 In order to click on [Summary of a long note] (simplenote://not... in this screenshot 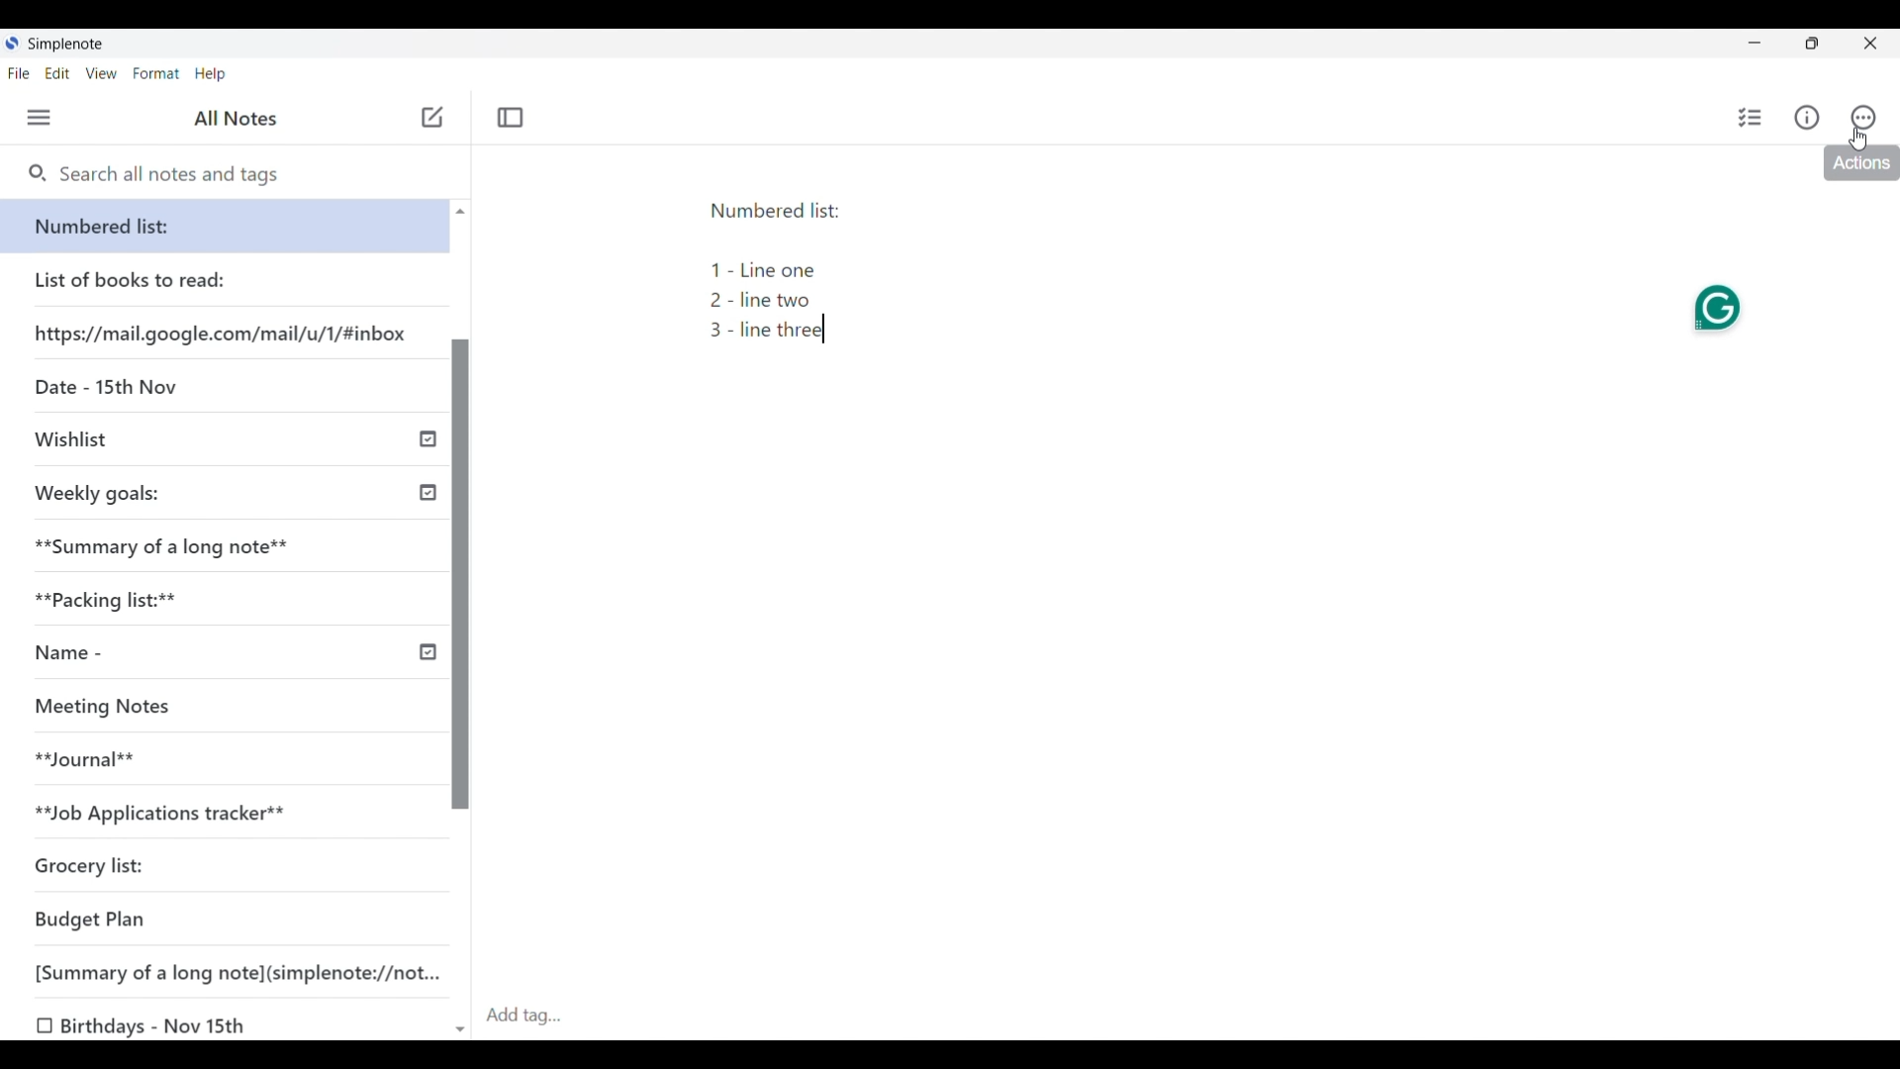, I will do `click(224, 970)`.